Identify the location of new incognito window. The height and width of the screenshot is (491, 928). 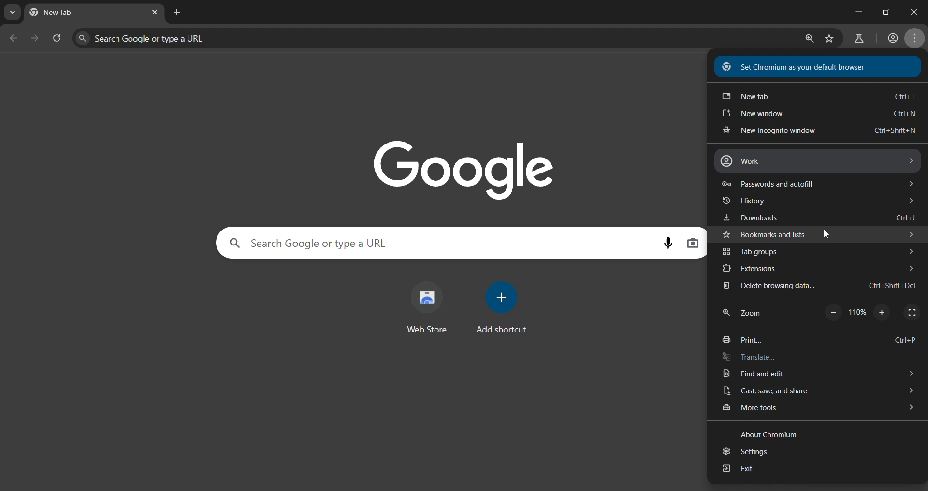
(818, 130).